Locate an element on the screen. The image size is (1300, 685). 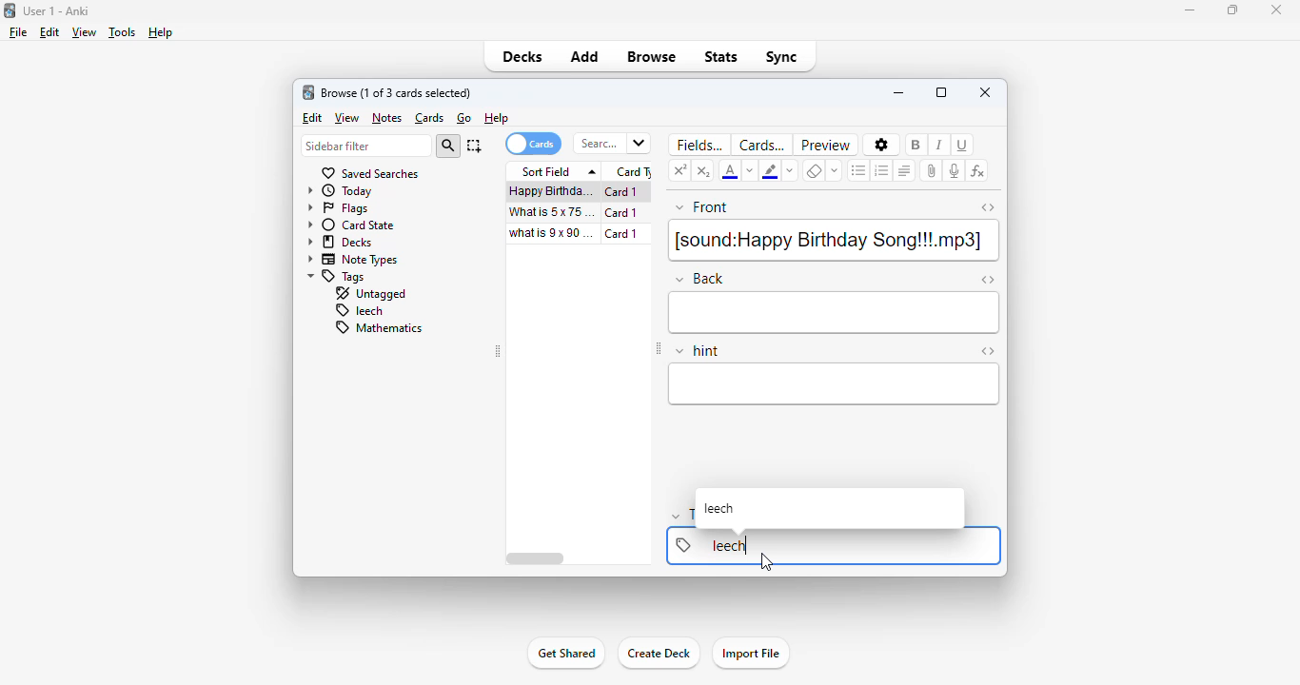
close is located at coordinates (1275, 9).